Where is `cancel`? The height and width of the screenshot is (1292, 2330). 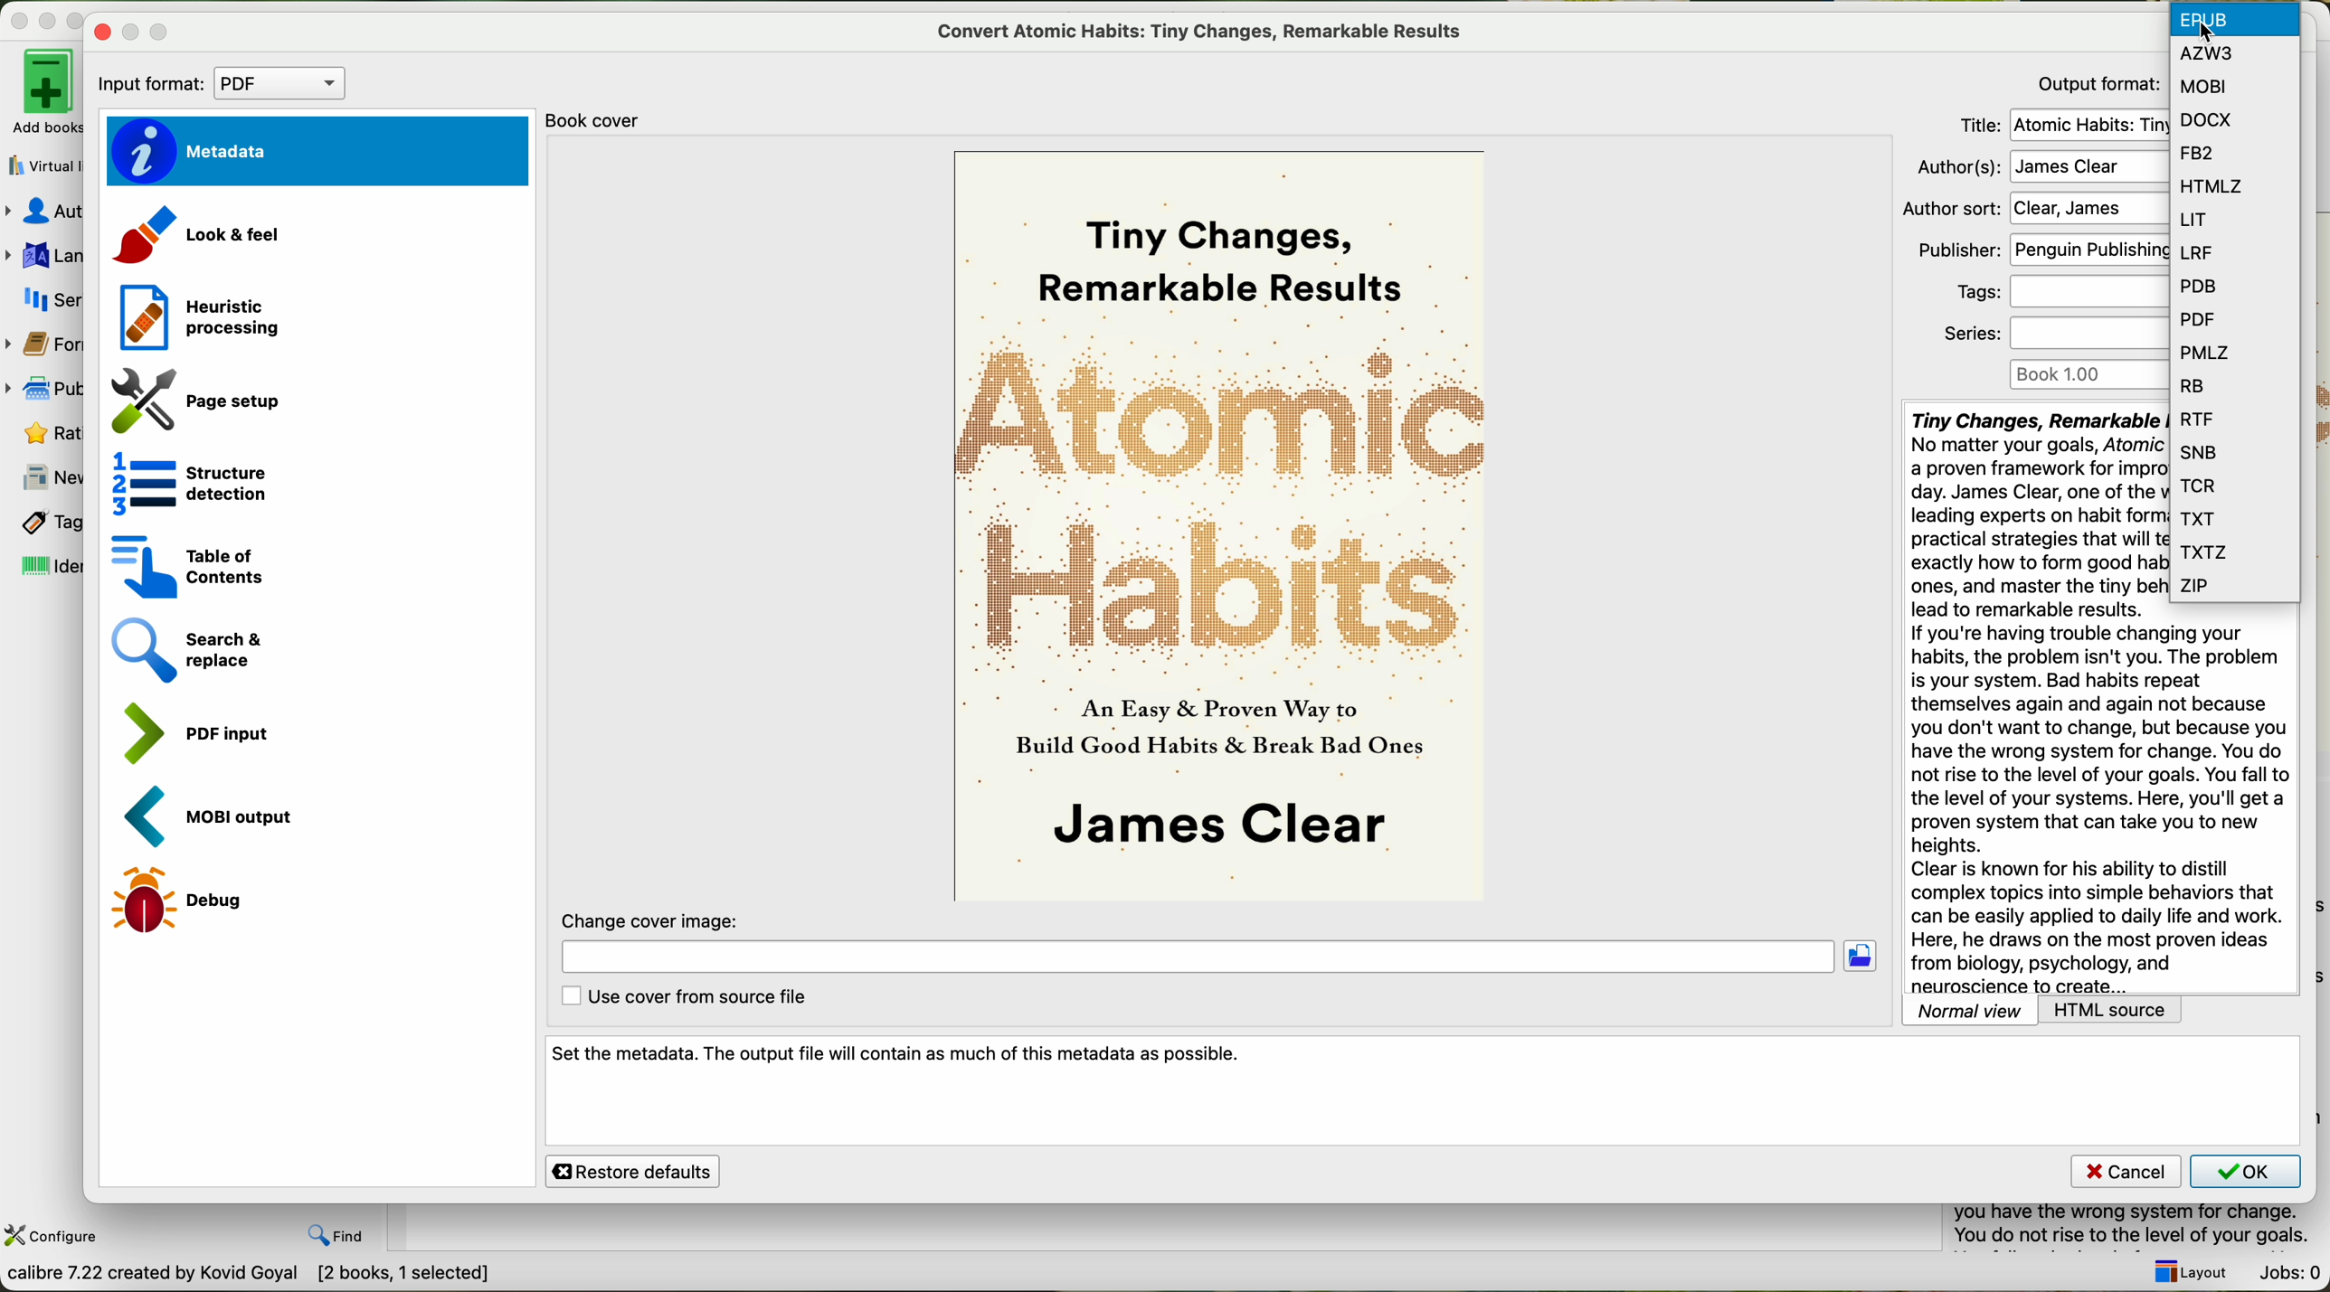
cancel is located at coordinates (2125, 1170).